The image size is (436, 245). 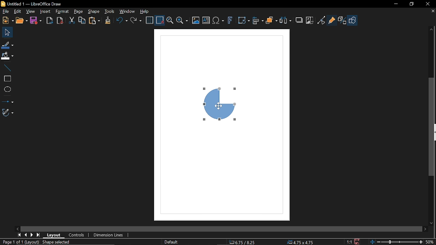 What do you see at coordinates (182, 21) in the screenshot?
I see `Zoom` at bounding box center [182, 21].